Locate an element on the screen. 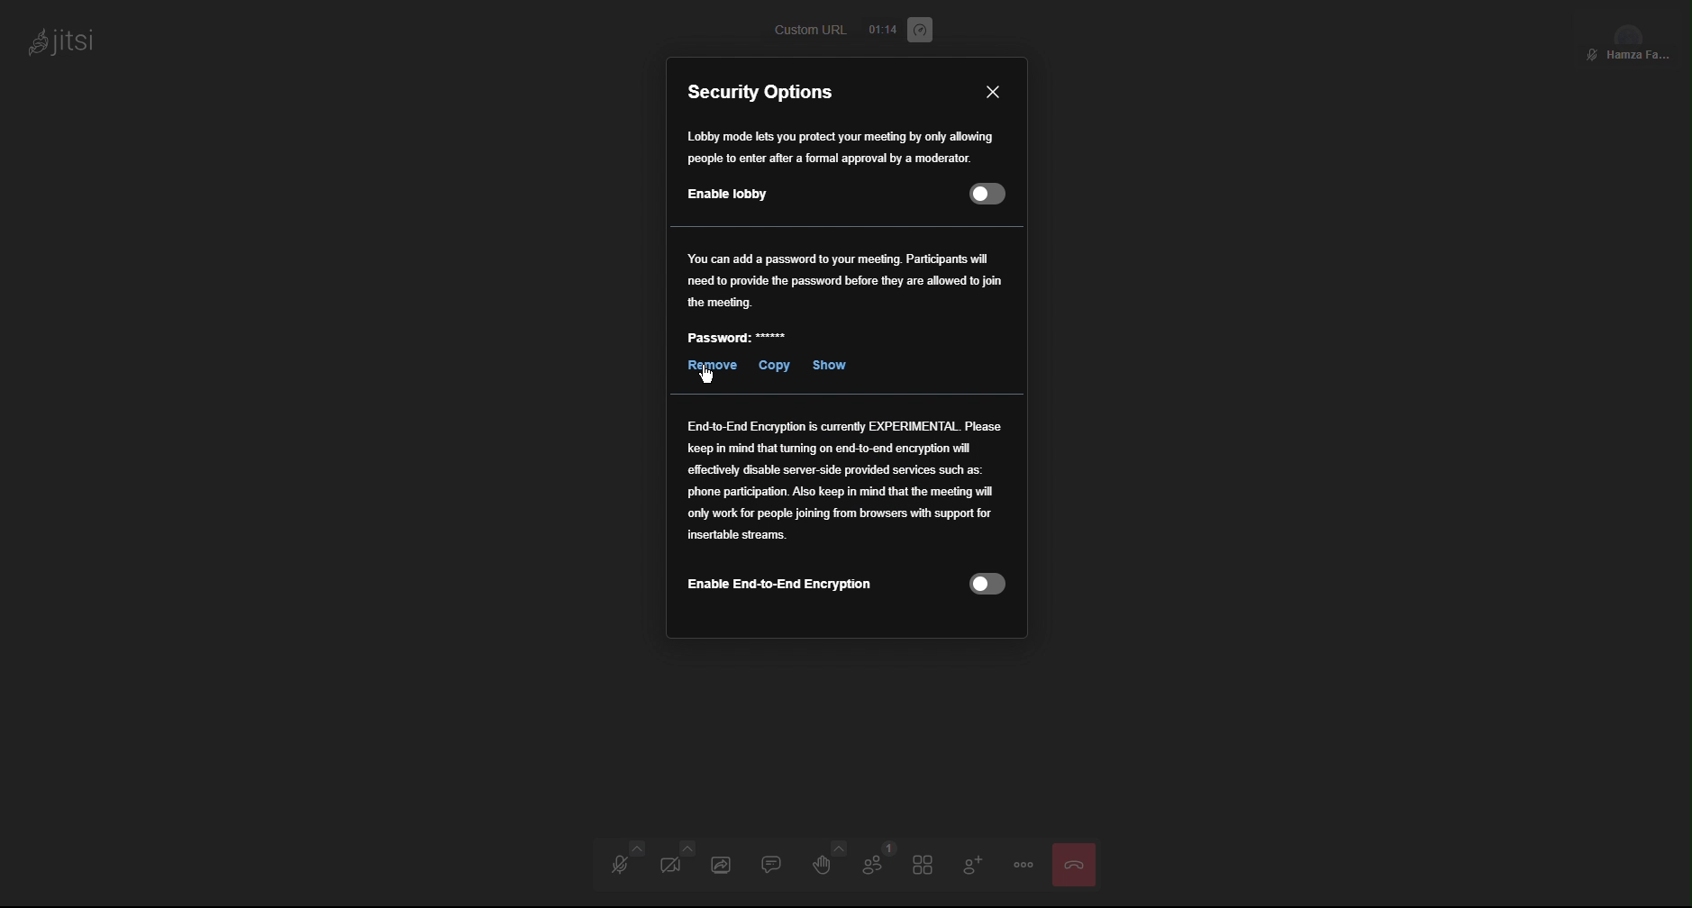  Options is located at coordinates (1020, 866).